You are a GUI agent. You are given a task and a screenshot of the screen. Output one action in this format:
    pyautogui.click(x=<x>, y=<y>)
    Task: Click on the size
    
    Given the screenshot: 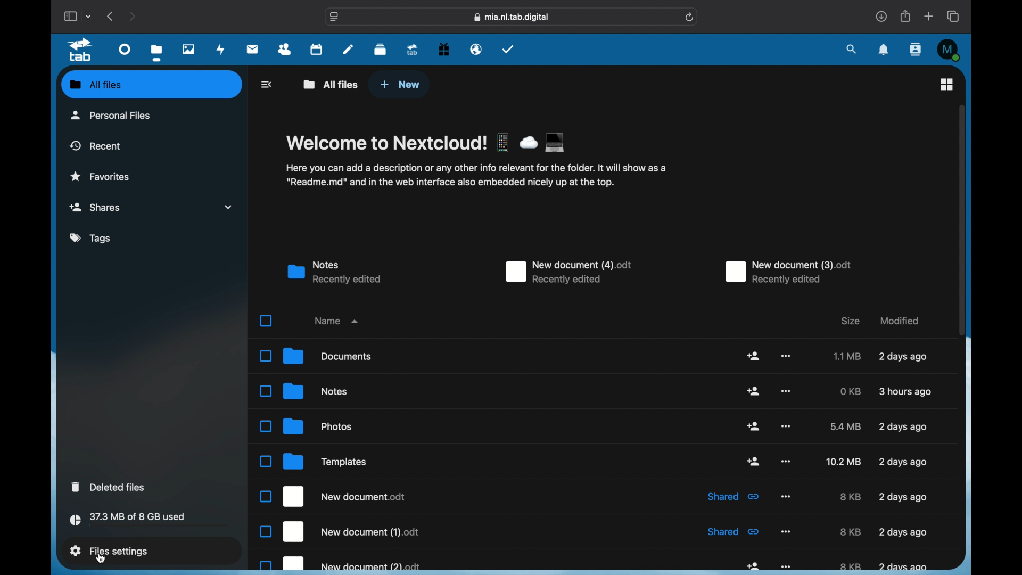 What is the action you would take?
    pyautogui.click(x=844, y=462)
    